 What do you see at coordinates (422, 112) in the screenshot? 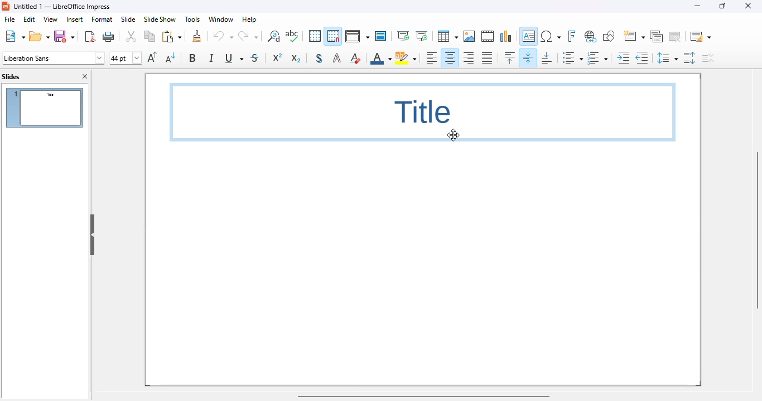
I see `font color of text box changed to blue` at bounding box center [422, 112].